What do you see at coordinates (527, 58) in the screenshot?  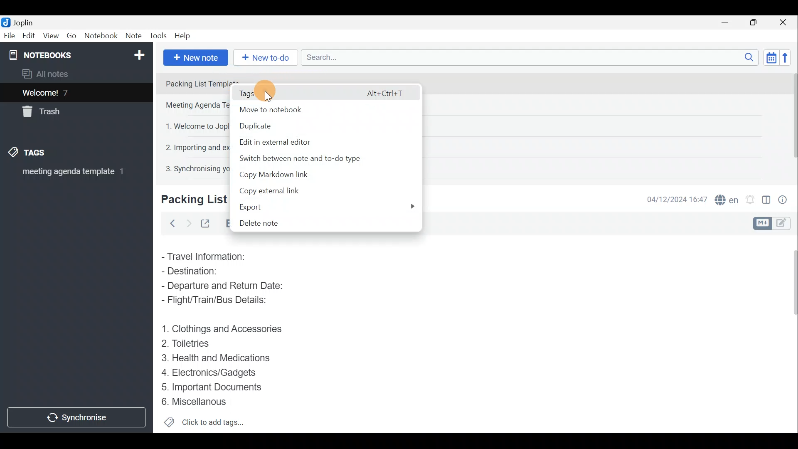 I see `Search bar` at bounding box center [527, 58].